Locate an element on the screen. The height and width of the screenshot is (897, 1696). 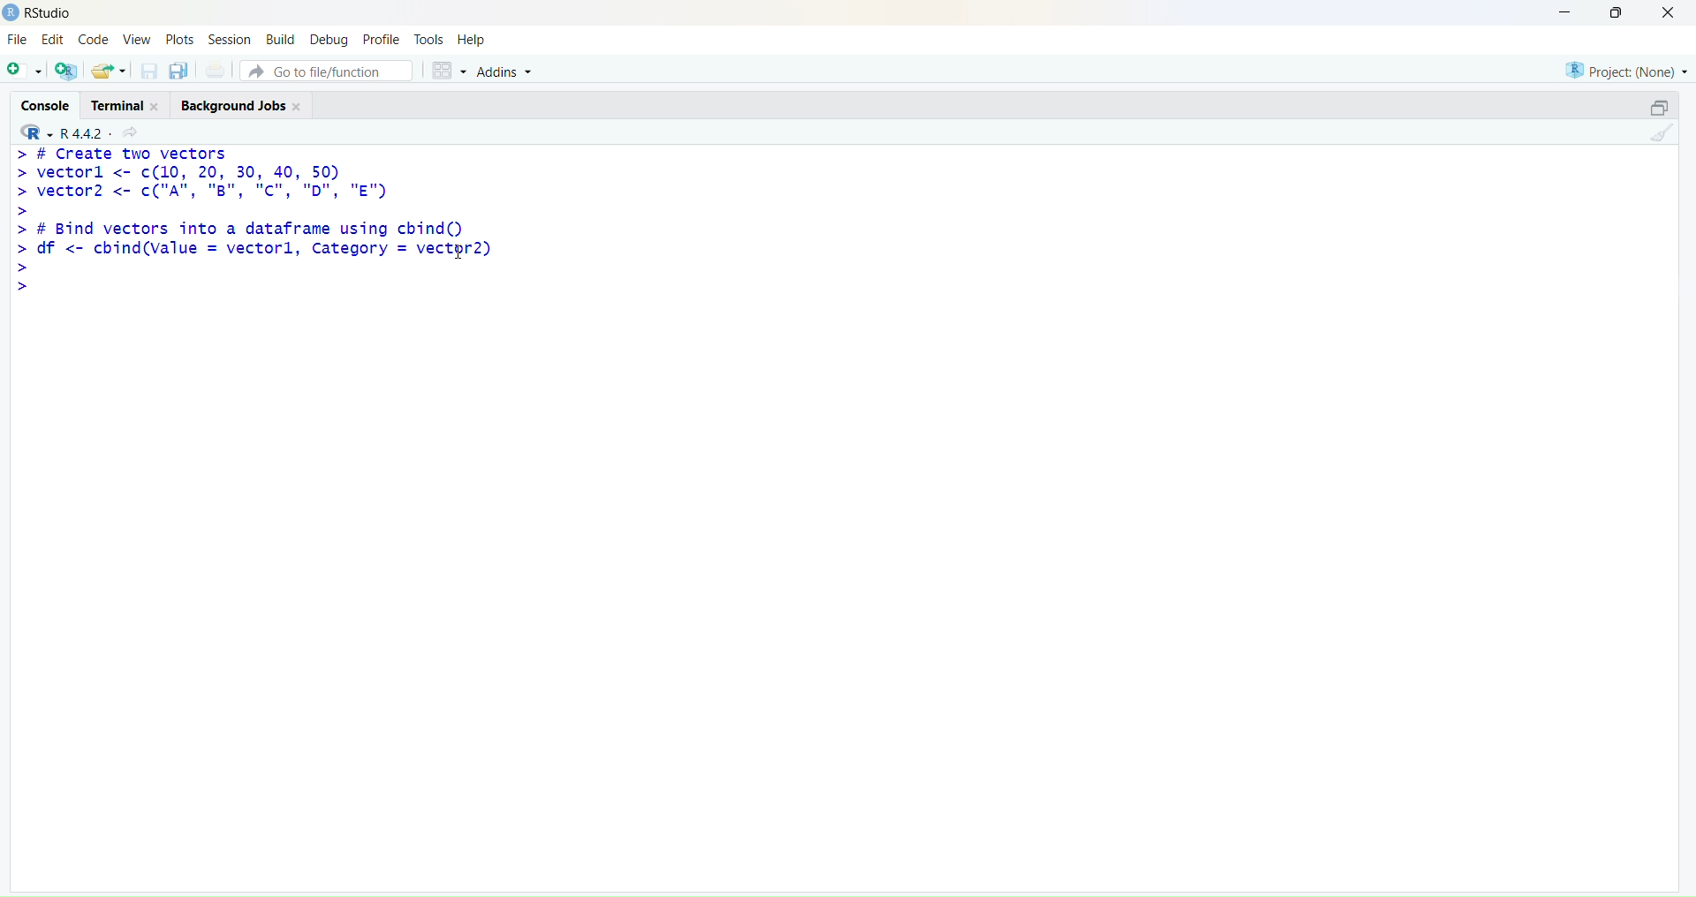
Help is located at coordinates (473, 40).